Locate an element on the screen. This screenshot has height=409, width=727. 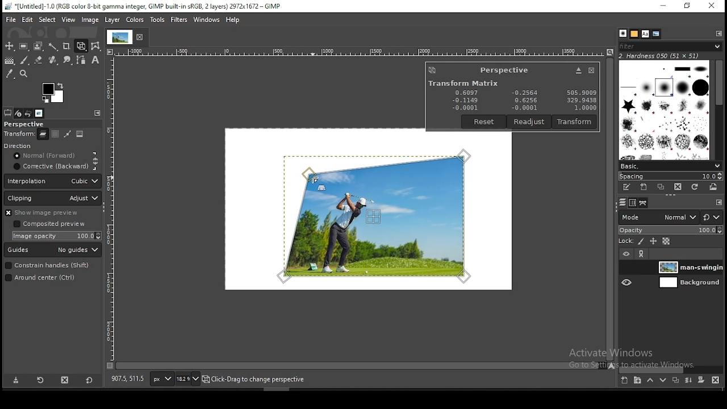
rectangular selection tool is located at coordinates (25, 47).